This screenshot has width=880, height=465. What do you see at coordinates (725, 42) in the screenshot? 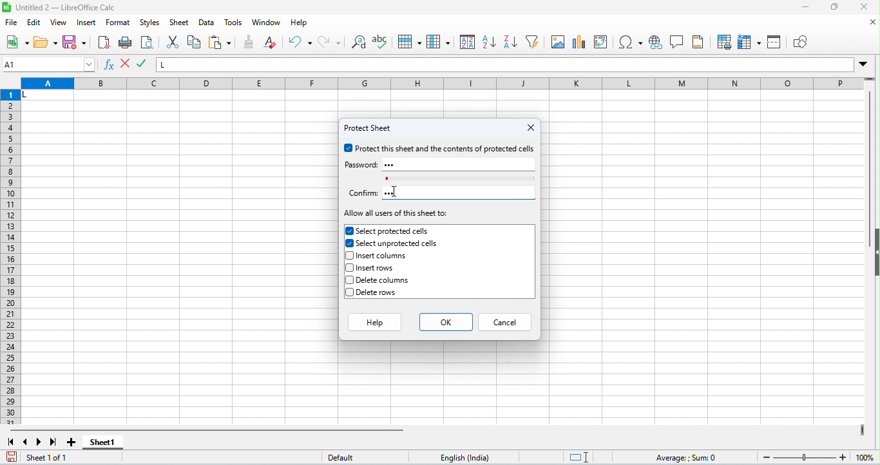
I see `define print preview` at bounding box center [725, 42].